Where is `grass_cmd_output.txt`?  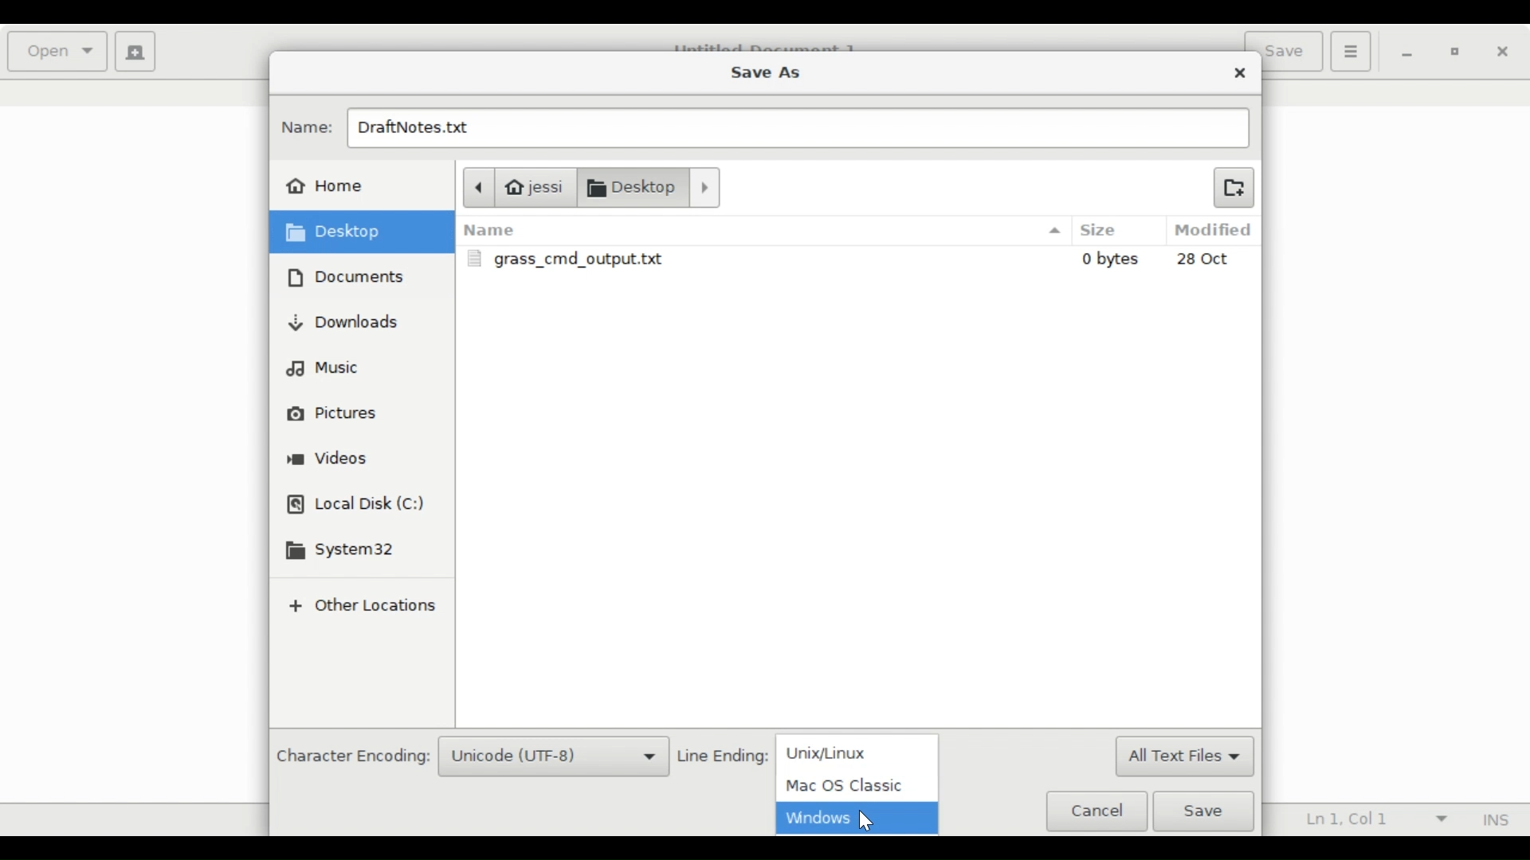 grass_cmd_output.txt is located at coordinates (860, 259).